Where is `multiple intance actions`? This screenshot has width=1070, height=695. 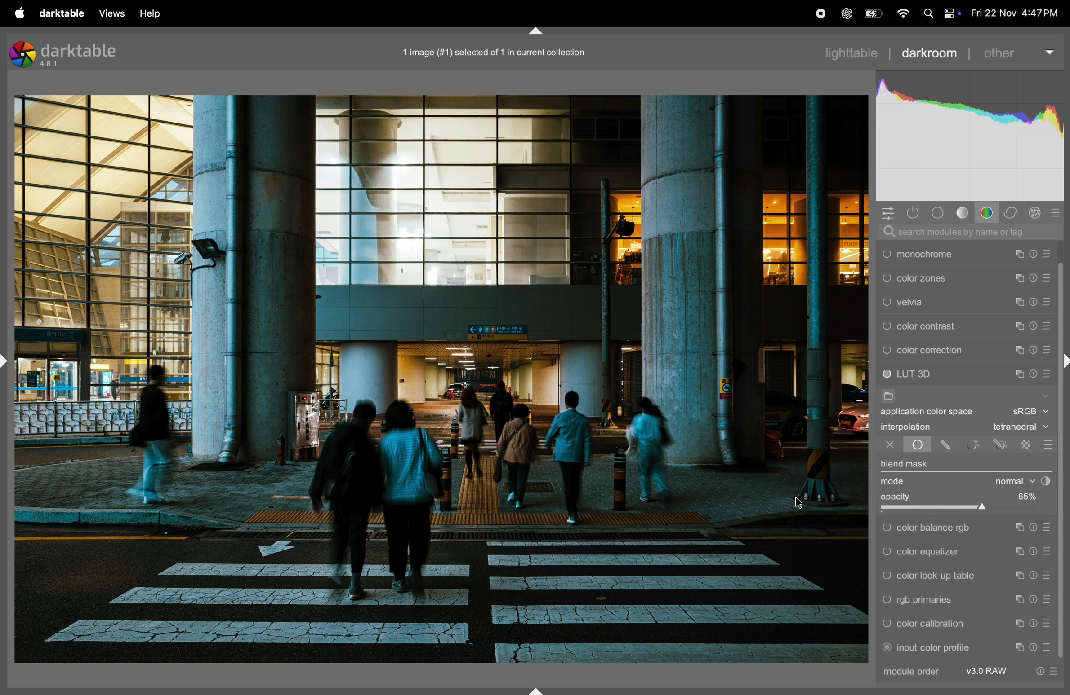
multiple intance actions is located at coordinates (1020, 300).